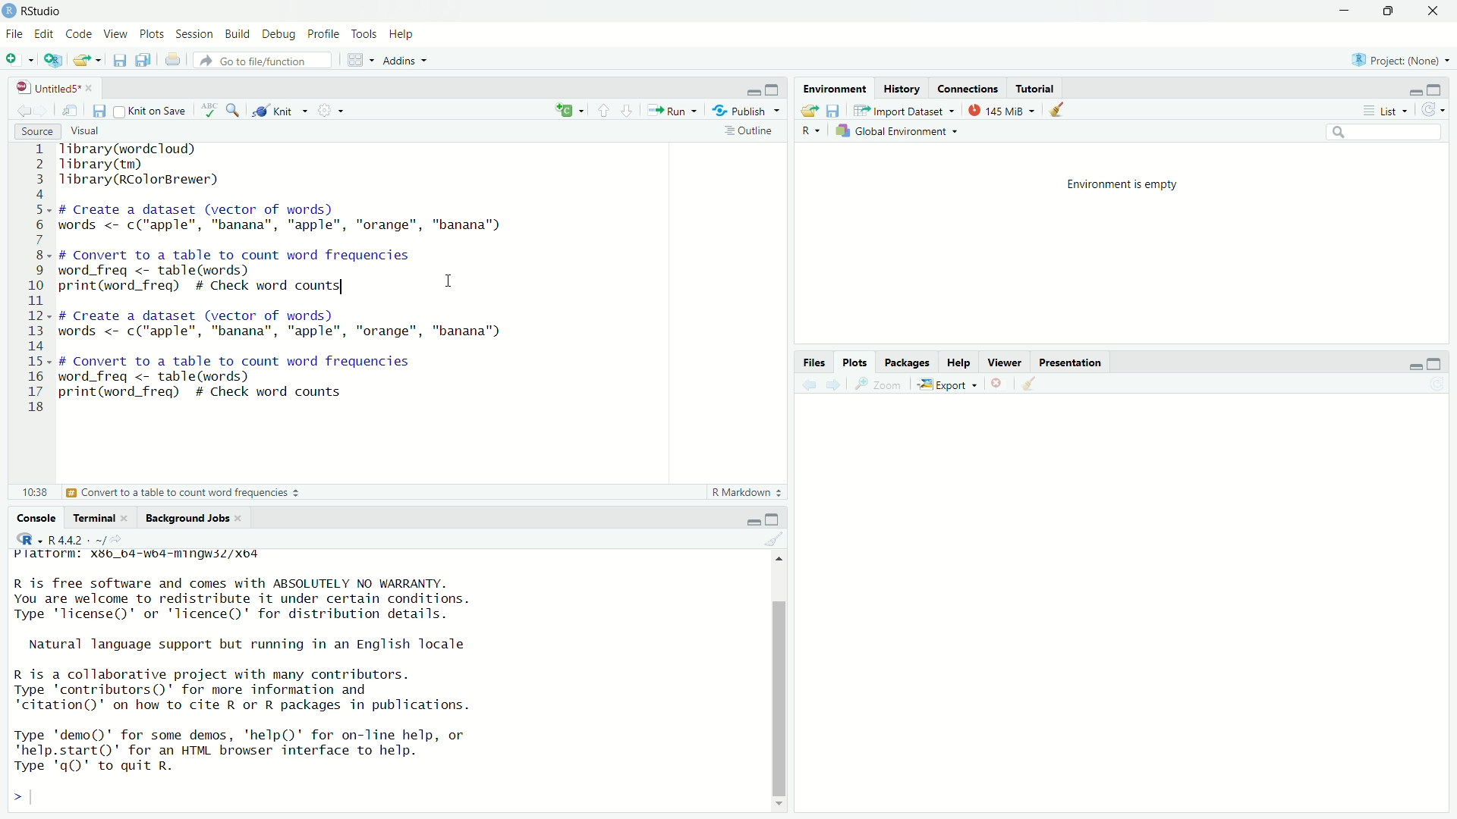 This screenshot has height=819, width=1457. What do you see at coordinates (360, 59) in the screenshot?
I see `Workspace pane` at bounding box center [360, 59].